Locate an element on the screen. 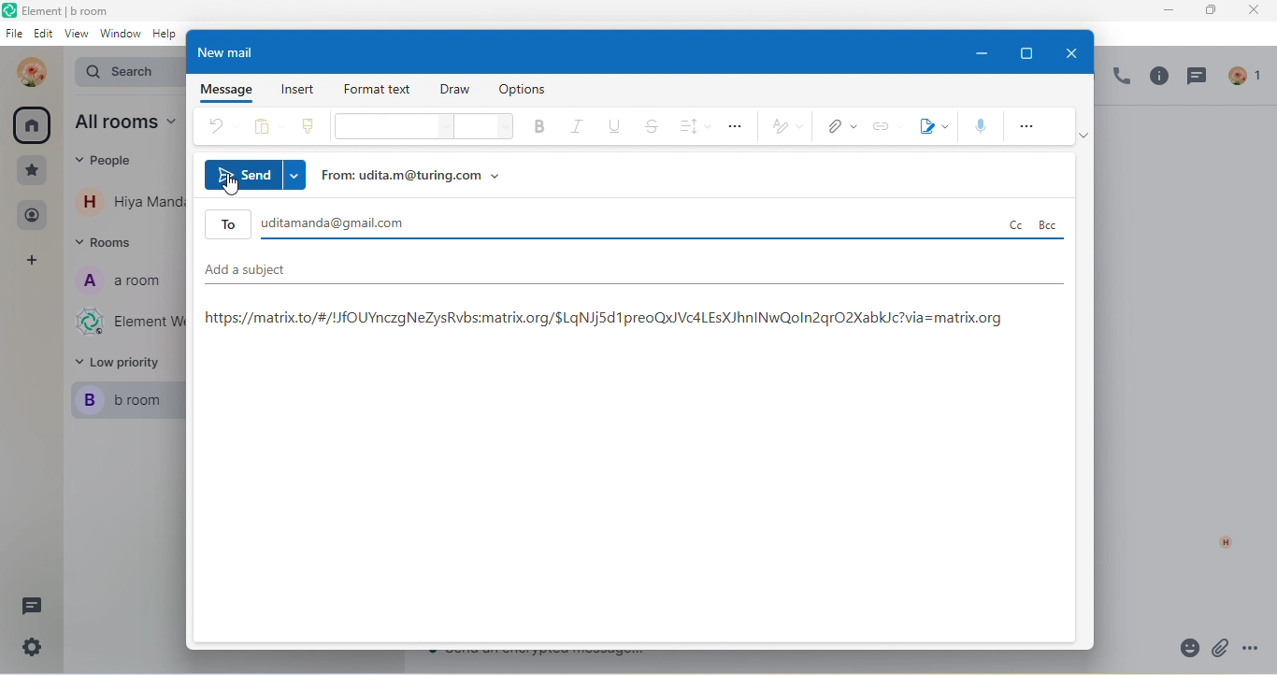 The image size is (1277, 675). add a subject is located at coordinates (628, 277).